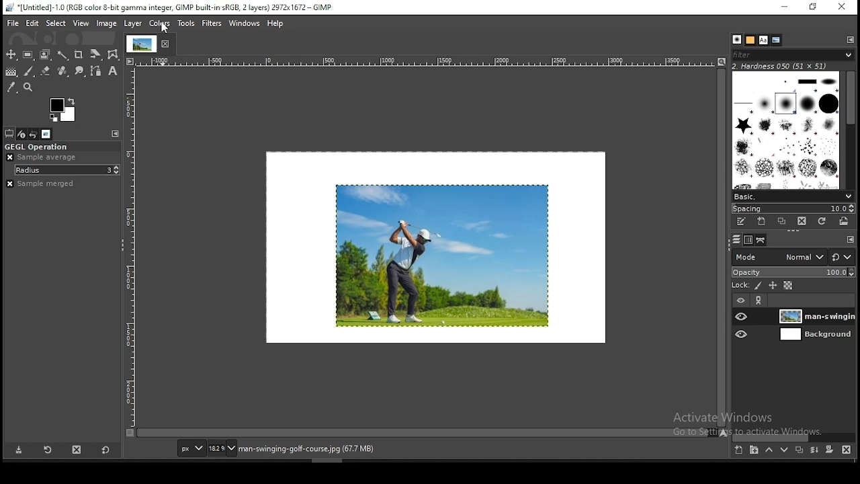 The width and height of the screenshot is (860, 484). Describe the element at coordinates (211, 24) in the screenshot. I see `filters` at that location.